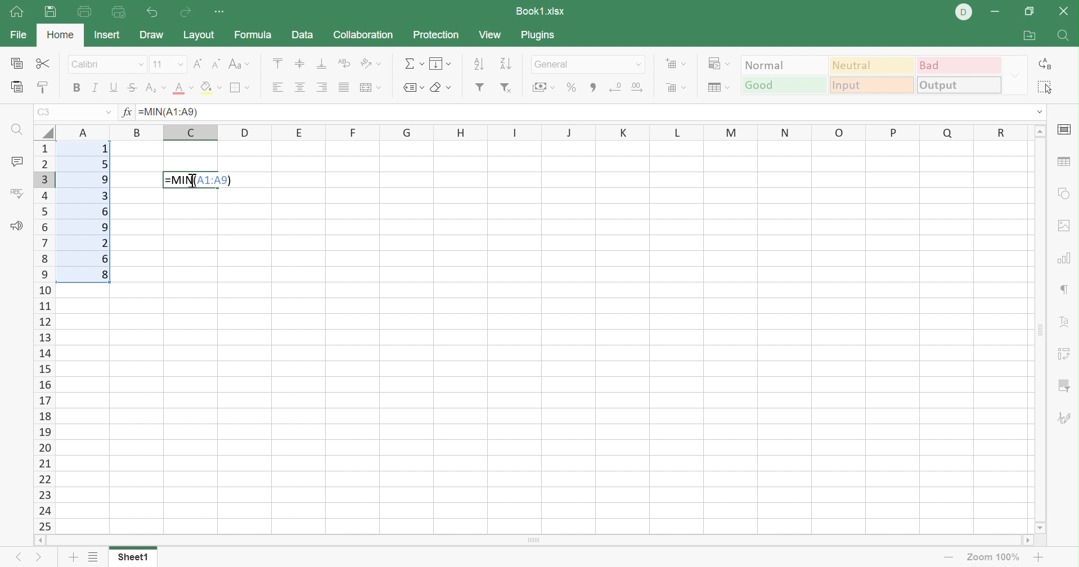 Image resolution: width=1079 pixels, height=567 pixels. I want to click on Decrement font size, so click(217, 64).